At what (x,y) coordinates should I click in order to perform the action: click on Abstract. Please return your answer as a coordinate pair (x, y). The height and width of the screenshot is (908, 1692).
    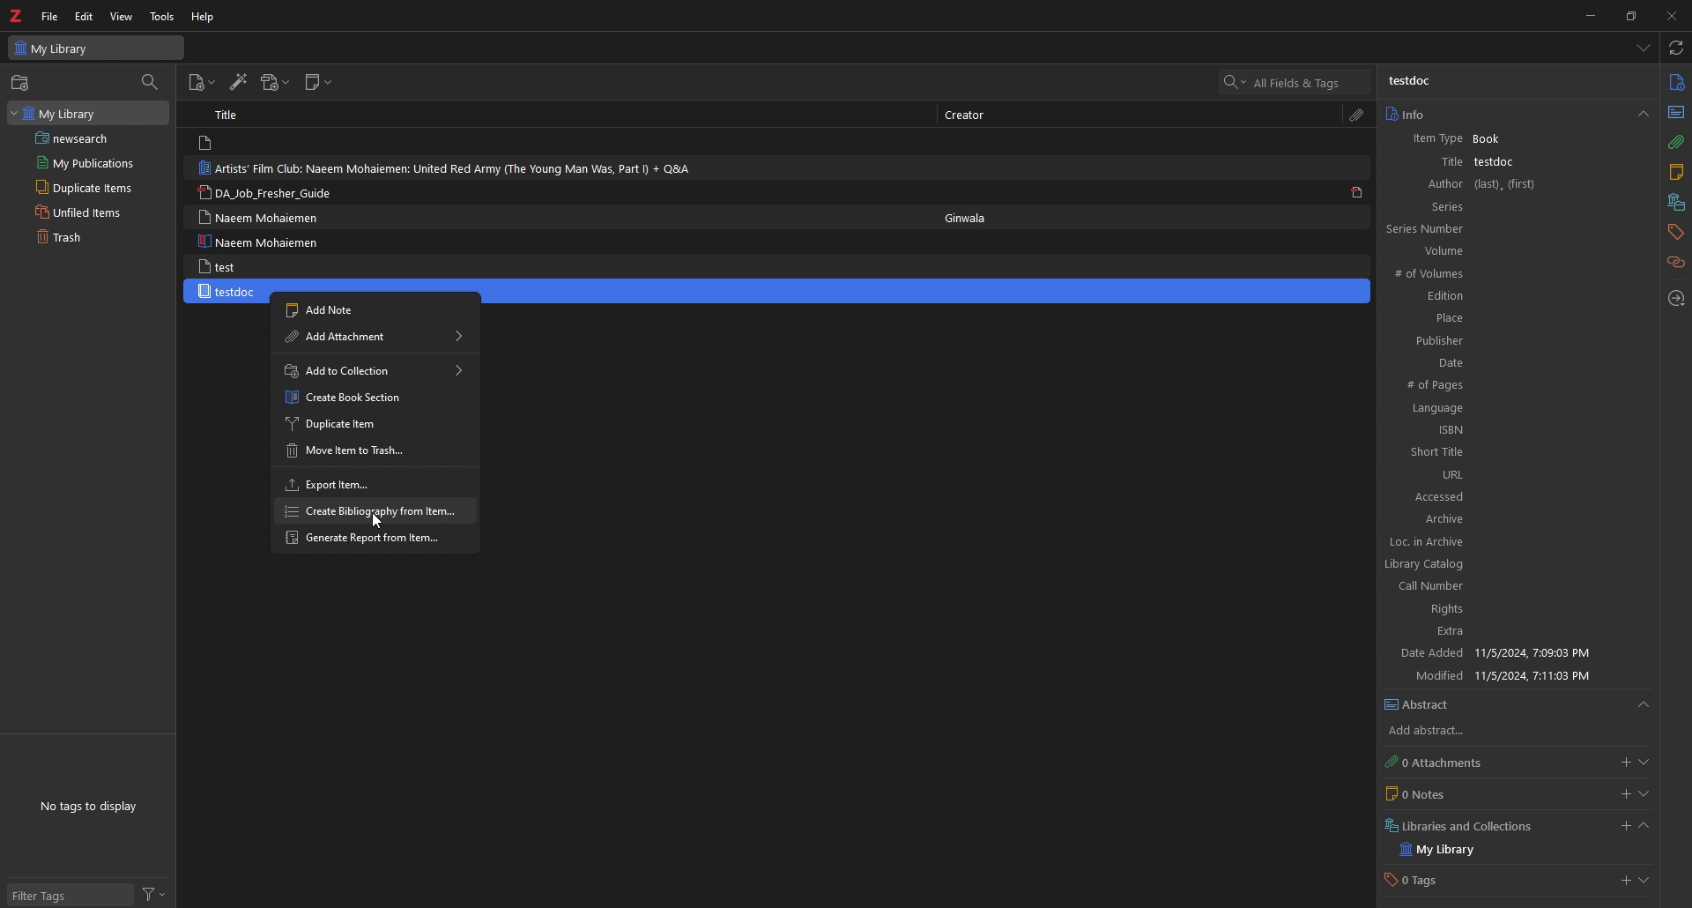
    Looking at the image, I should click on (1518, 705).